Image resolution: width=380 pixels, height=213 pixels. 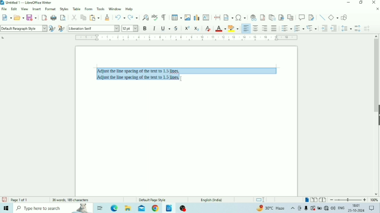 I want to click on Export as PDF, so click(x=44, y=18).